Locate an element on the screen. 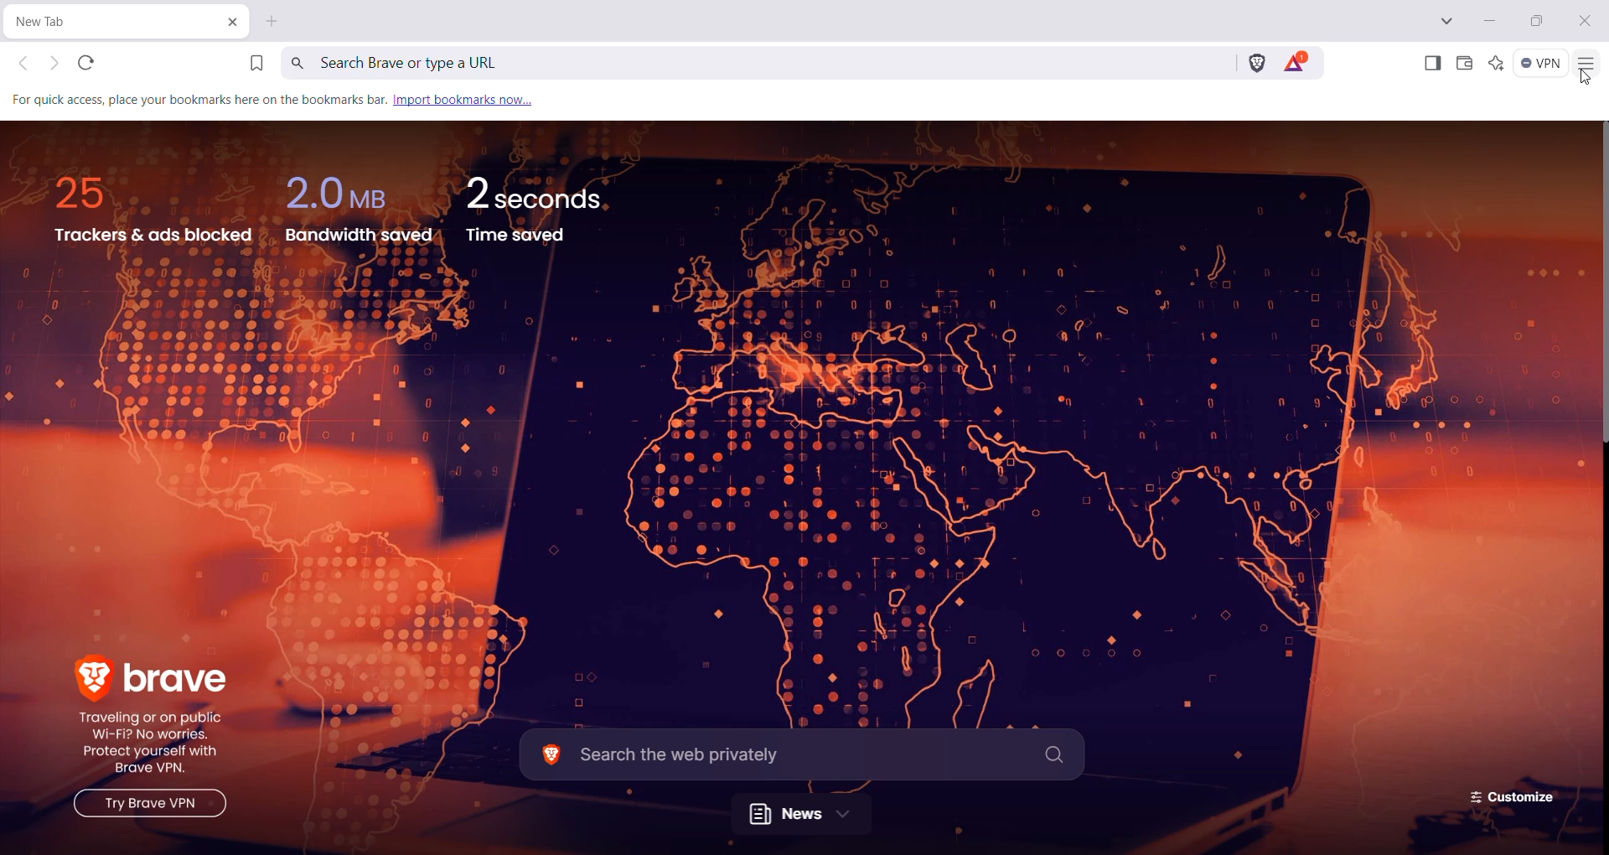 This screenshot has height=855, width=1609. news is located at coordinates (800, 813).